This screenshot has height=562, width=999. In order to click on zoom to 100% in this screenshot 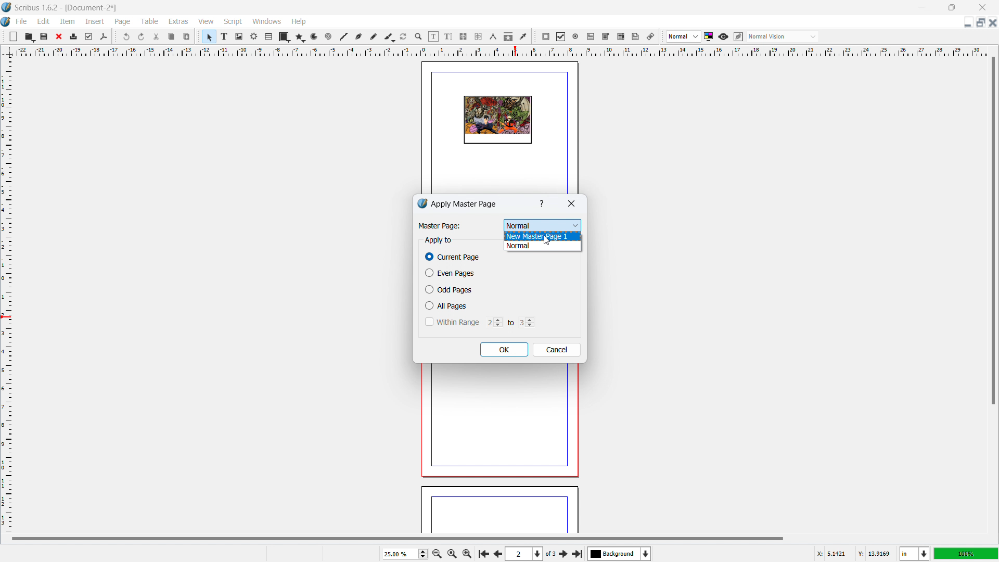, I will do `click(452, 553)`.